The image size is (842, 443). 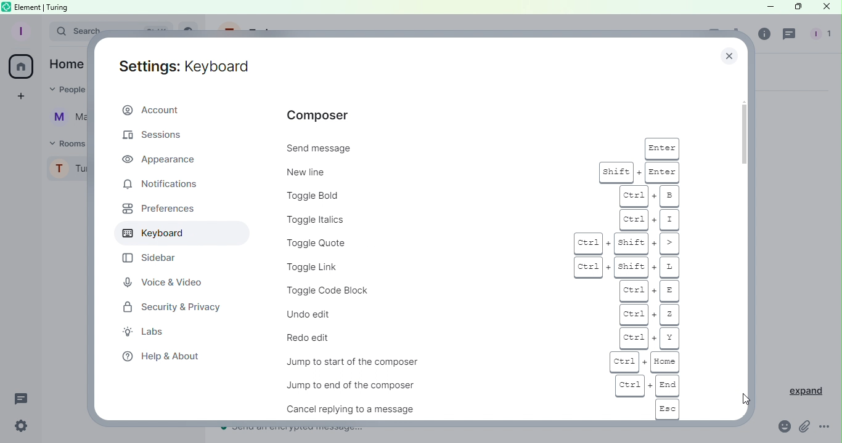 What do you see at coordinates (20, 68) in the screenshot?
I see `Home` at bounding box center [20, 68].